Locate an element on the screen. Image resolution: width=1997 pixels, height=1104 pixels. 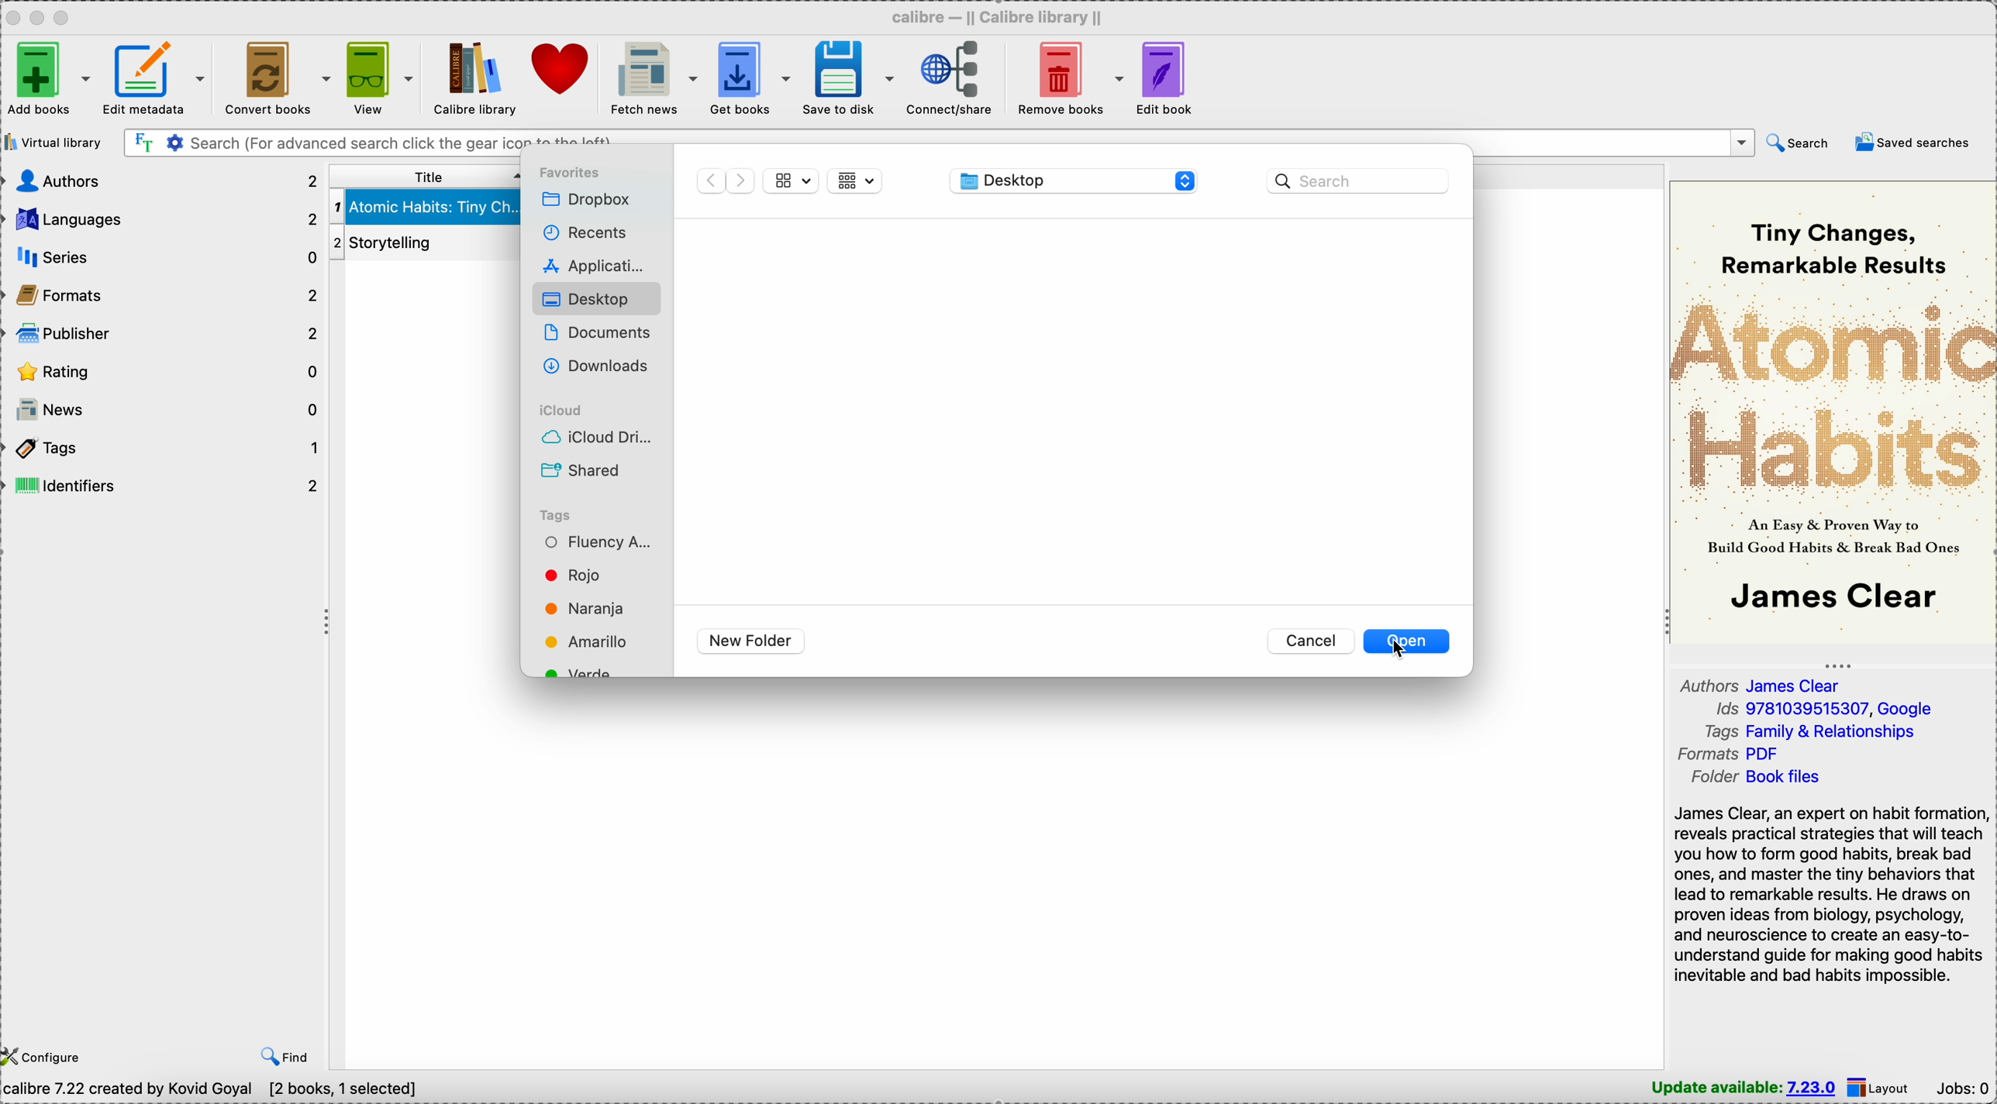
list view is located at coordinates (856, 181).